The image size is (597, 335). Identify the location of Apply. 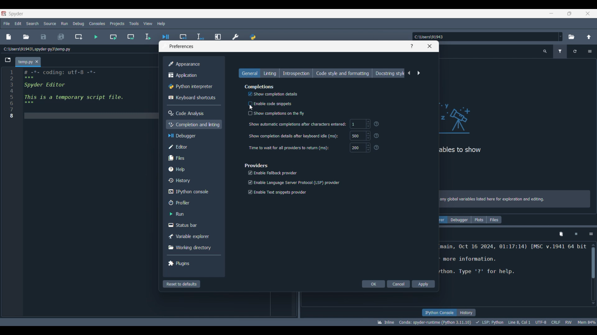
(423, 284).